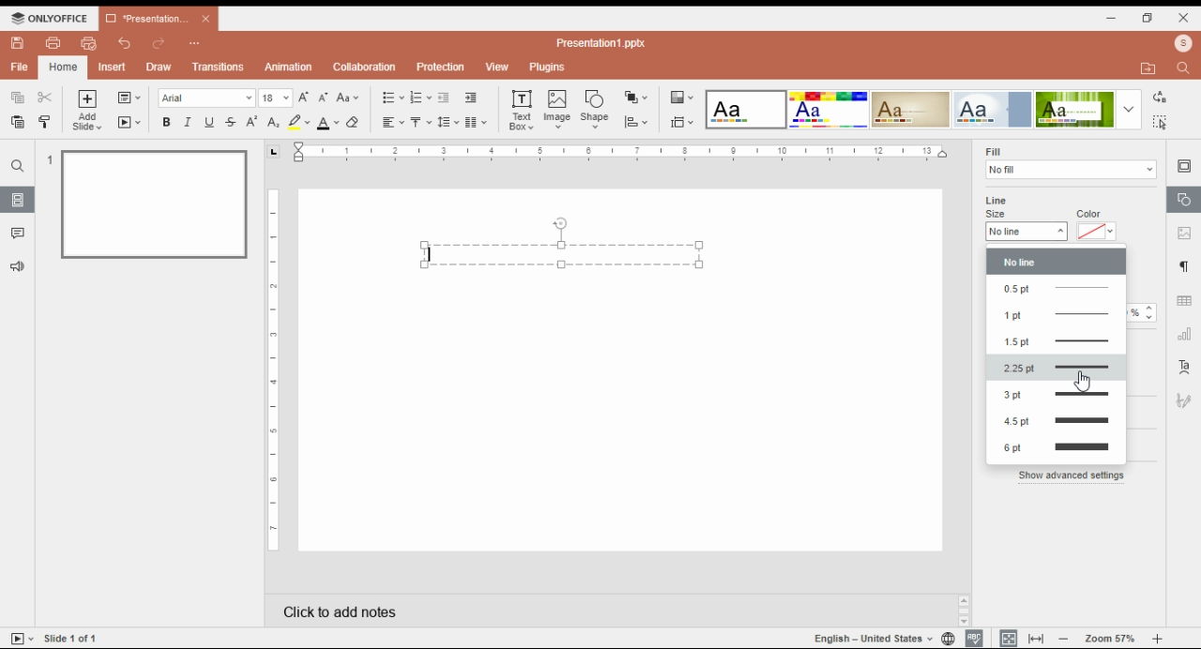 The image size is (1201, 649). Describe the element at coordinates (1158, 639) in the screenshot. I see `increase zoom` at that location.